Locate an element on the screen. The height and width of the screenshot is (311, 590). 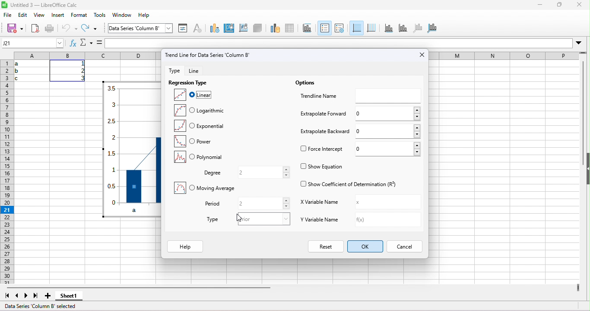
extrapolate foward is located at coordinates (321, 115).